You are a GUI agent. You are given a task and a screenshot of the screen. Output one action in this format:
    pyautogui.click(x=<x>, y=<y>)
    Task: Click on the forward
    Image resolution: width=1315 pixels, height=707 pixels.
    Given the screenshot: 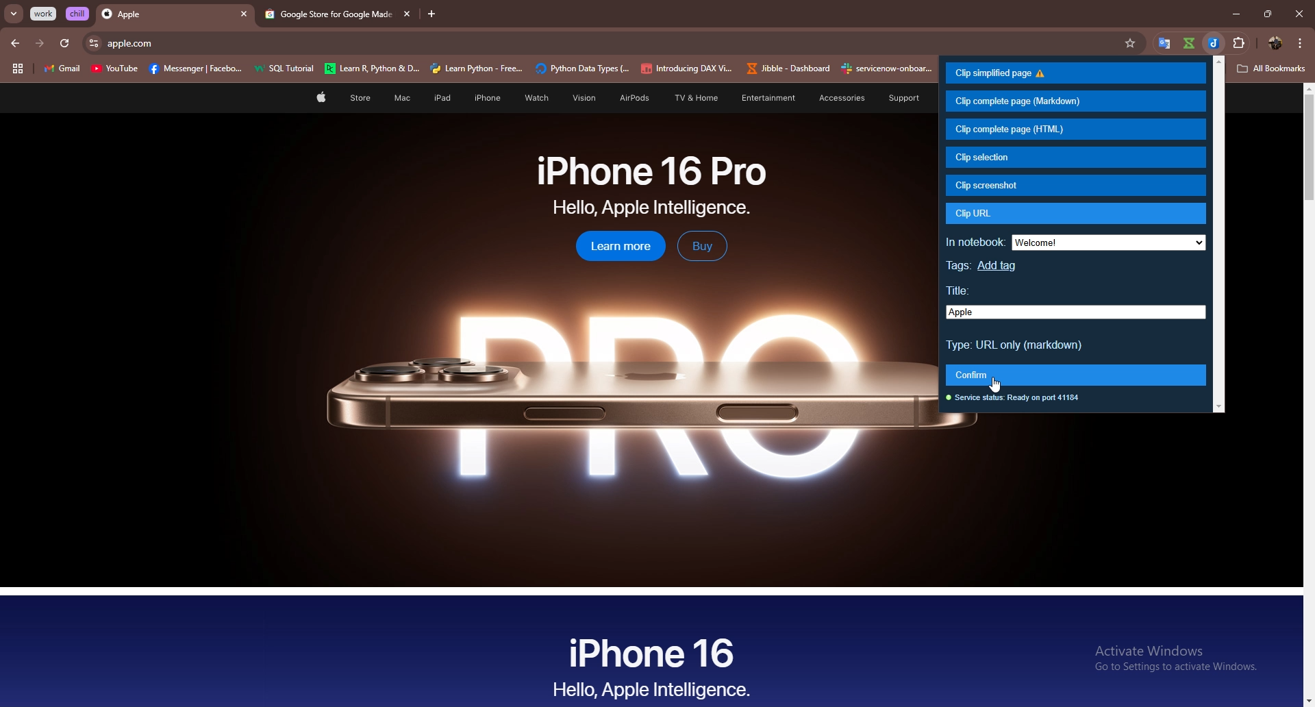 What is the action you would take?
    pyautogui.click(x=40, y=43)
    